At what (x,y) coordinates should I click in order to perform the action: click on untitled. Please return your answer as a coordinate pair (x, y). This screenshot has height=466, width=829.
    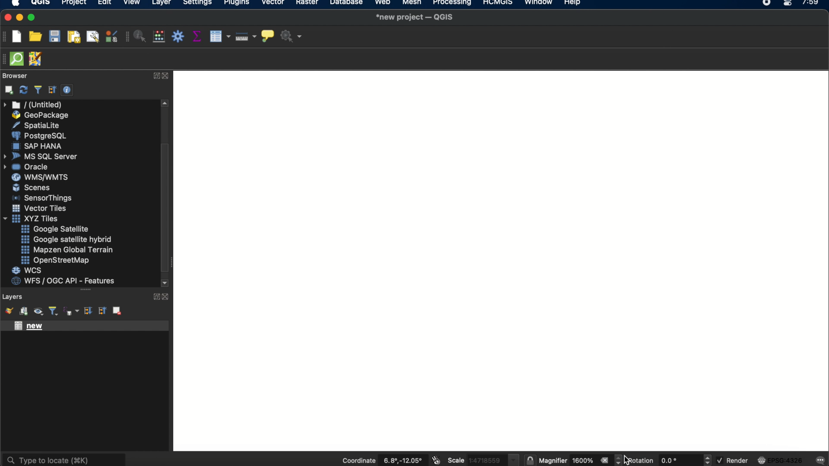
    Looking at the image, I should click on (34, 105).